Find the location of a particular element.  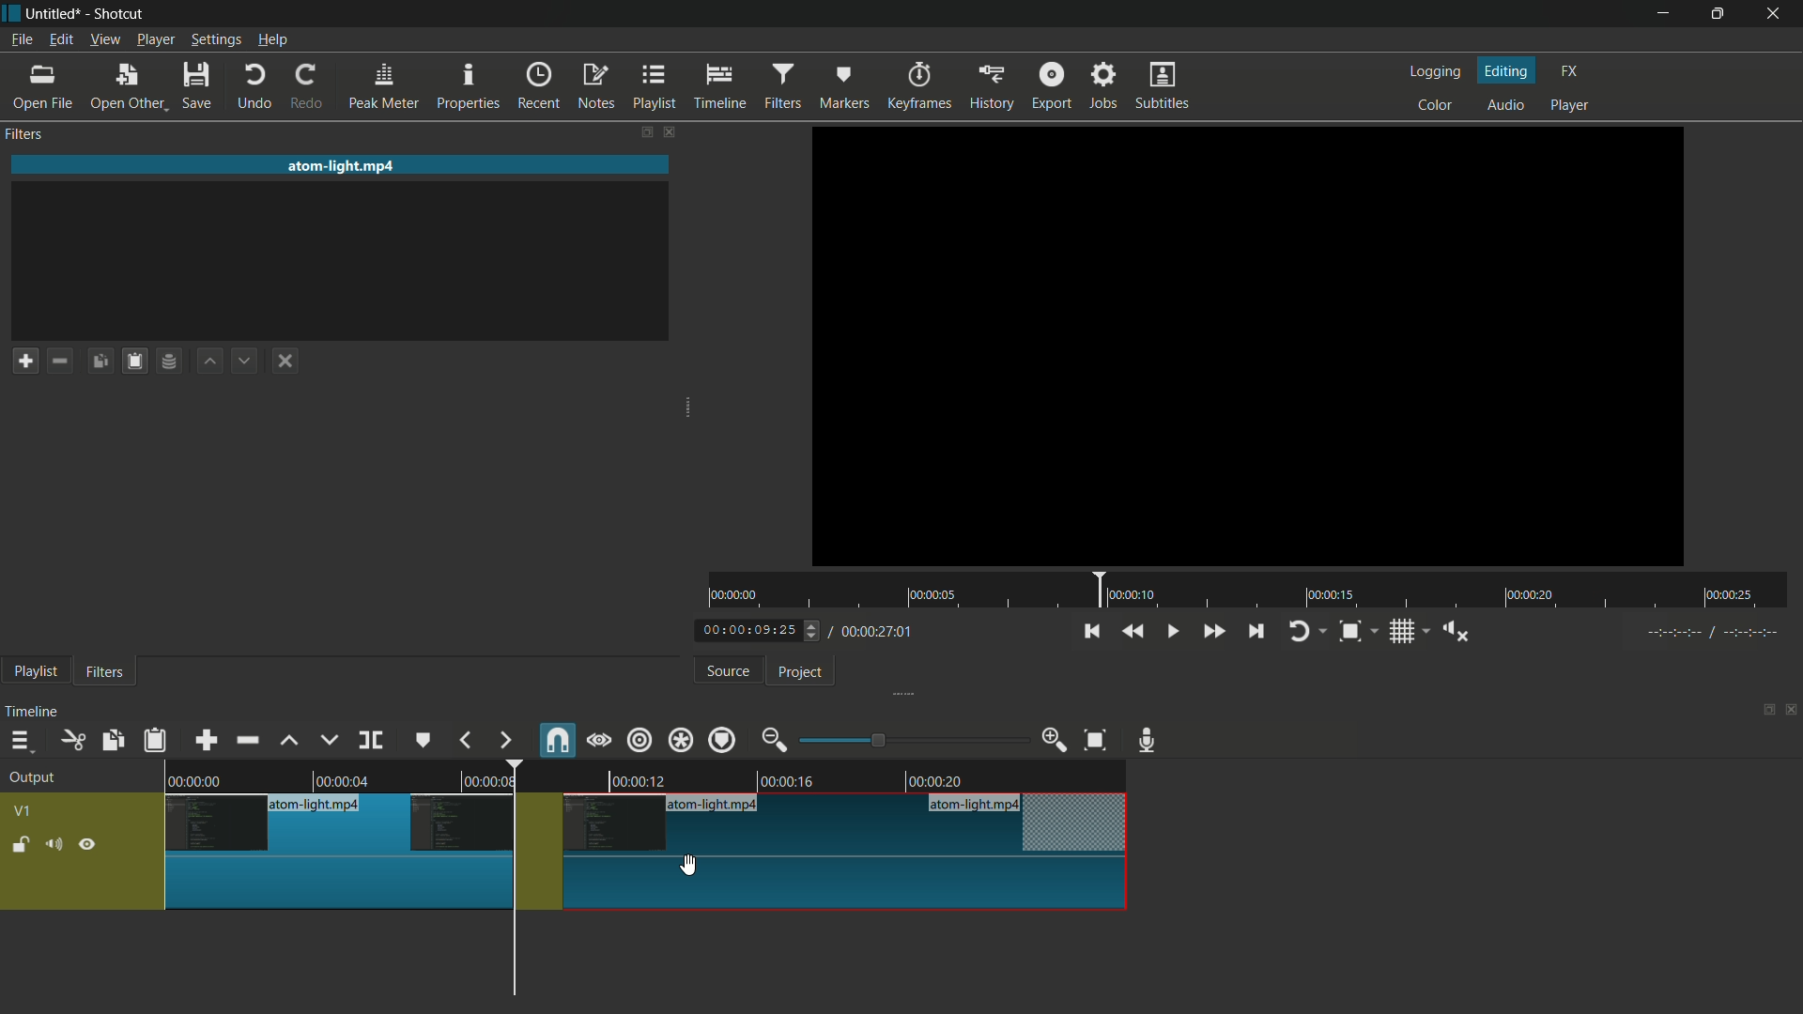

save filter set is located at coordinates (174, 362).